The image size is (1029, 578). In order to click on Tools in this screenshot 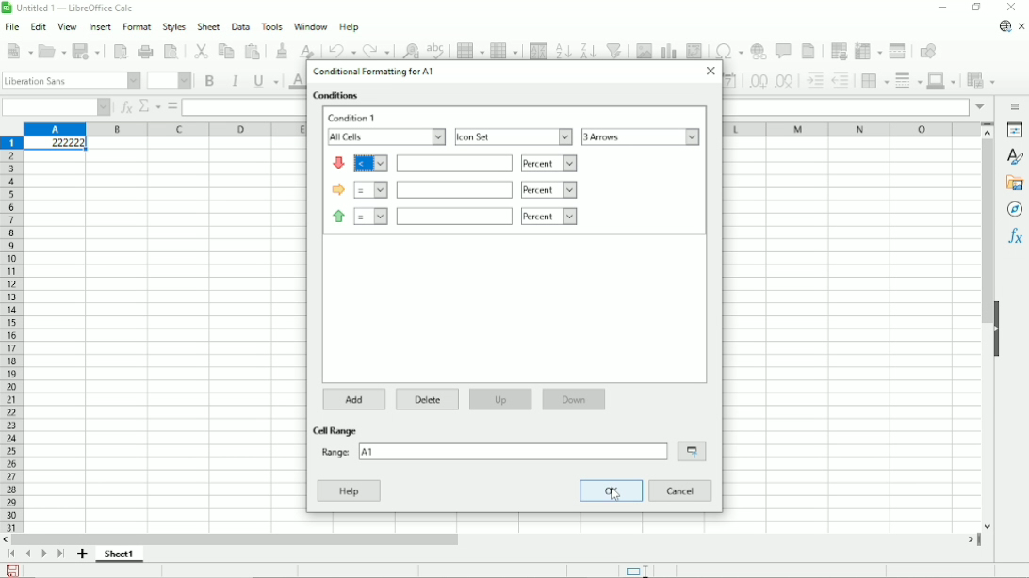, I will do `click(270, 25)`.